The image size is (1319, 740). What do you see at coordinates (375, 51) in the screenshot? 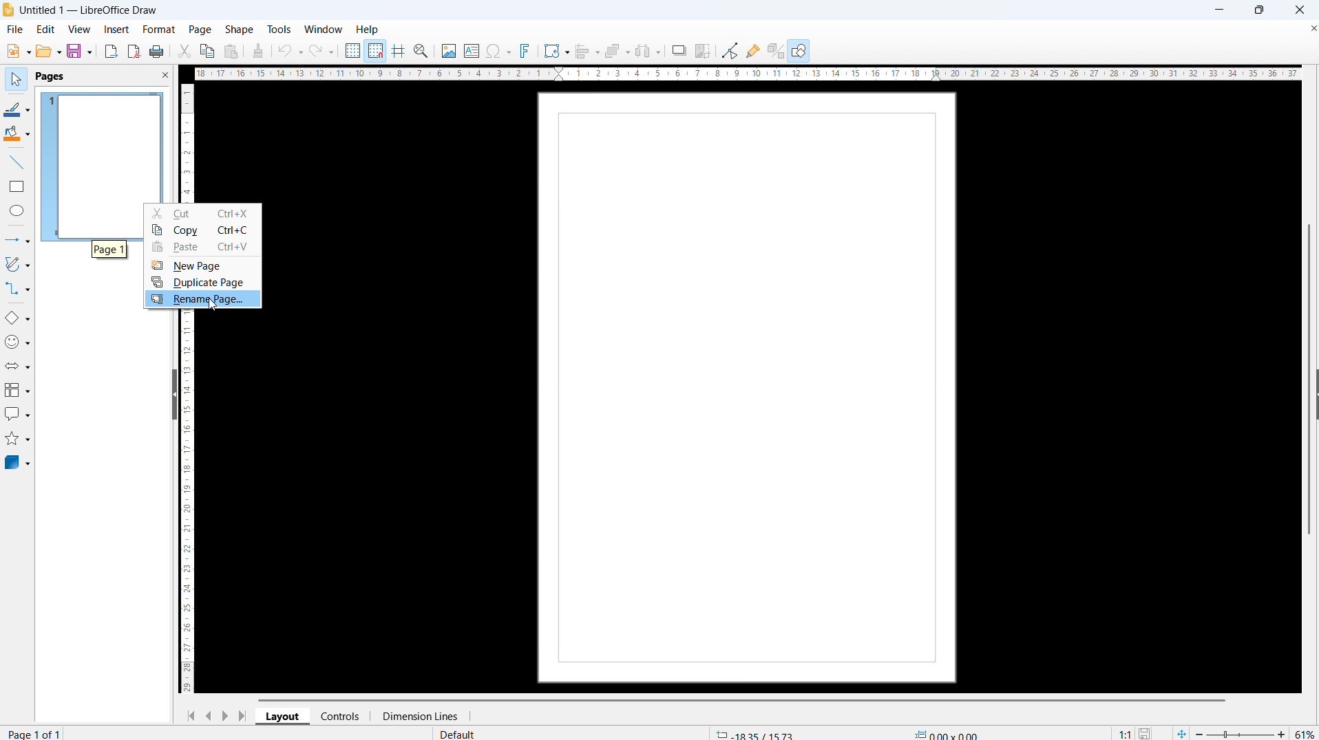
I see `Snap to grid ` at bounding box center [375, 51].